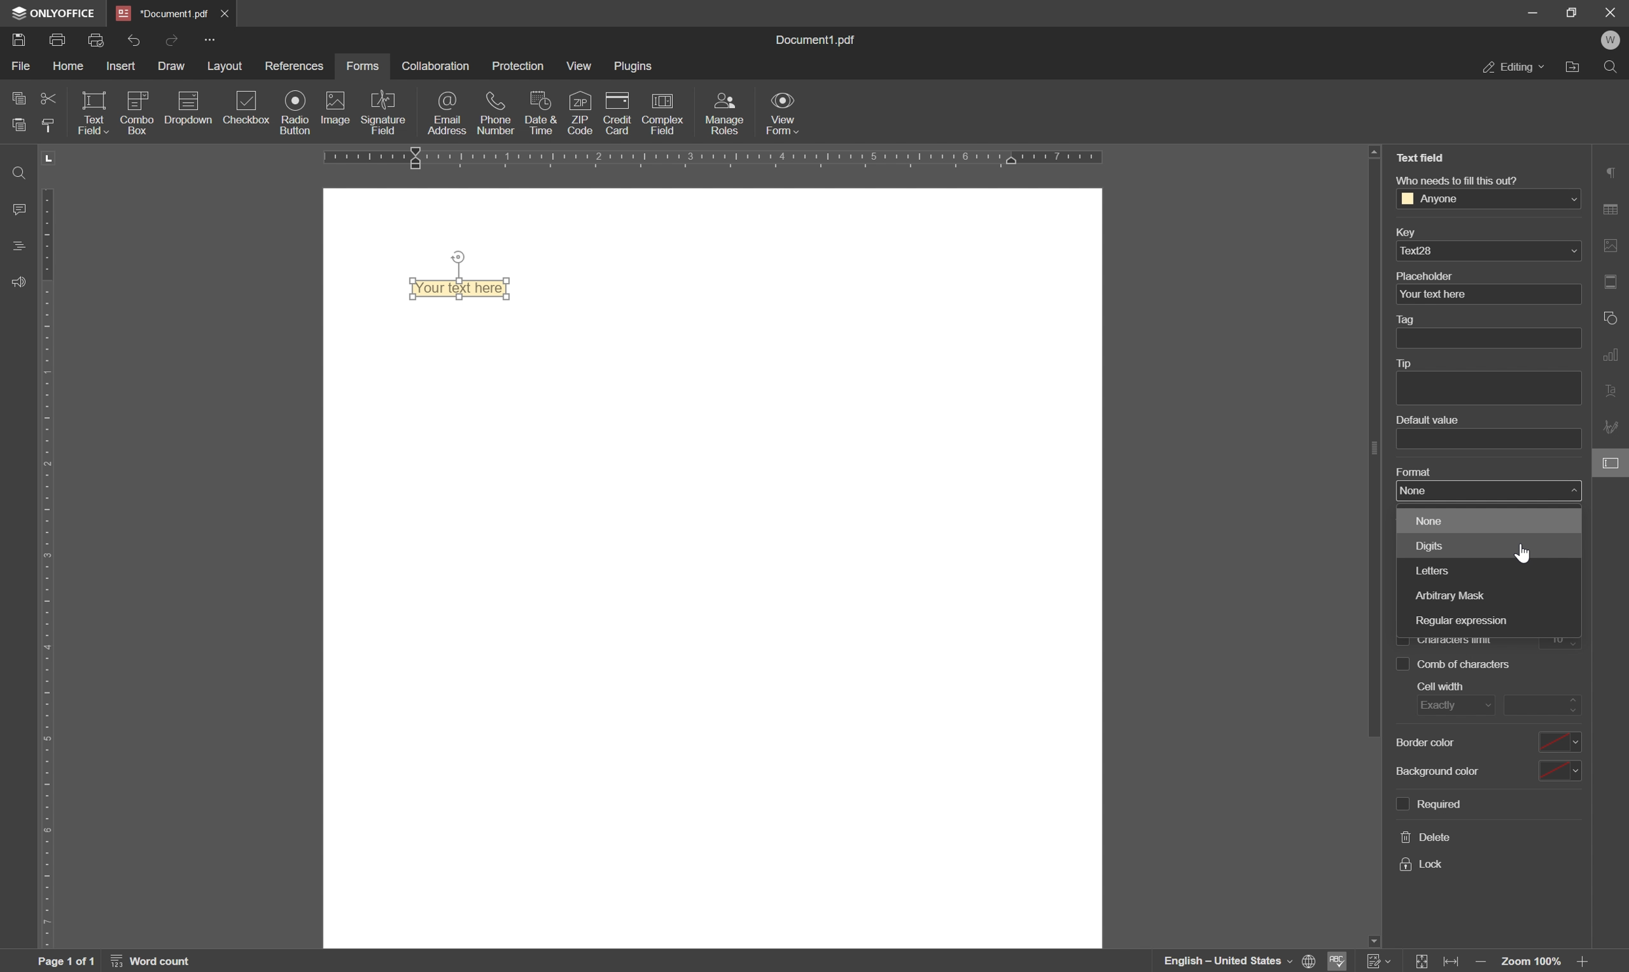 This screenshot has height=972, width=1629. Describe the element at coordinates (1611, 12) in the screenshot. I see `close` at that location.